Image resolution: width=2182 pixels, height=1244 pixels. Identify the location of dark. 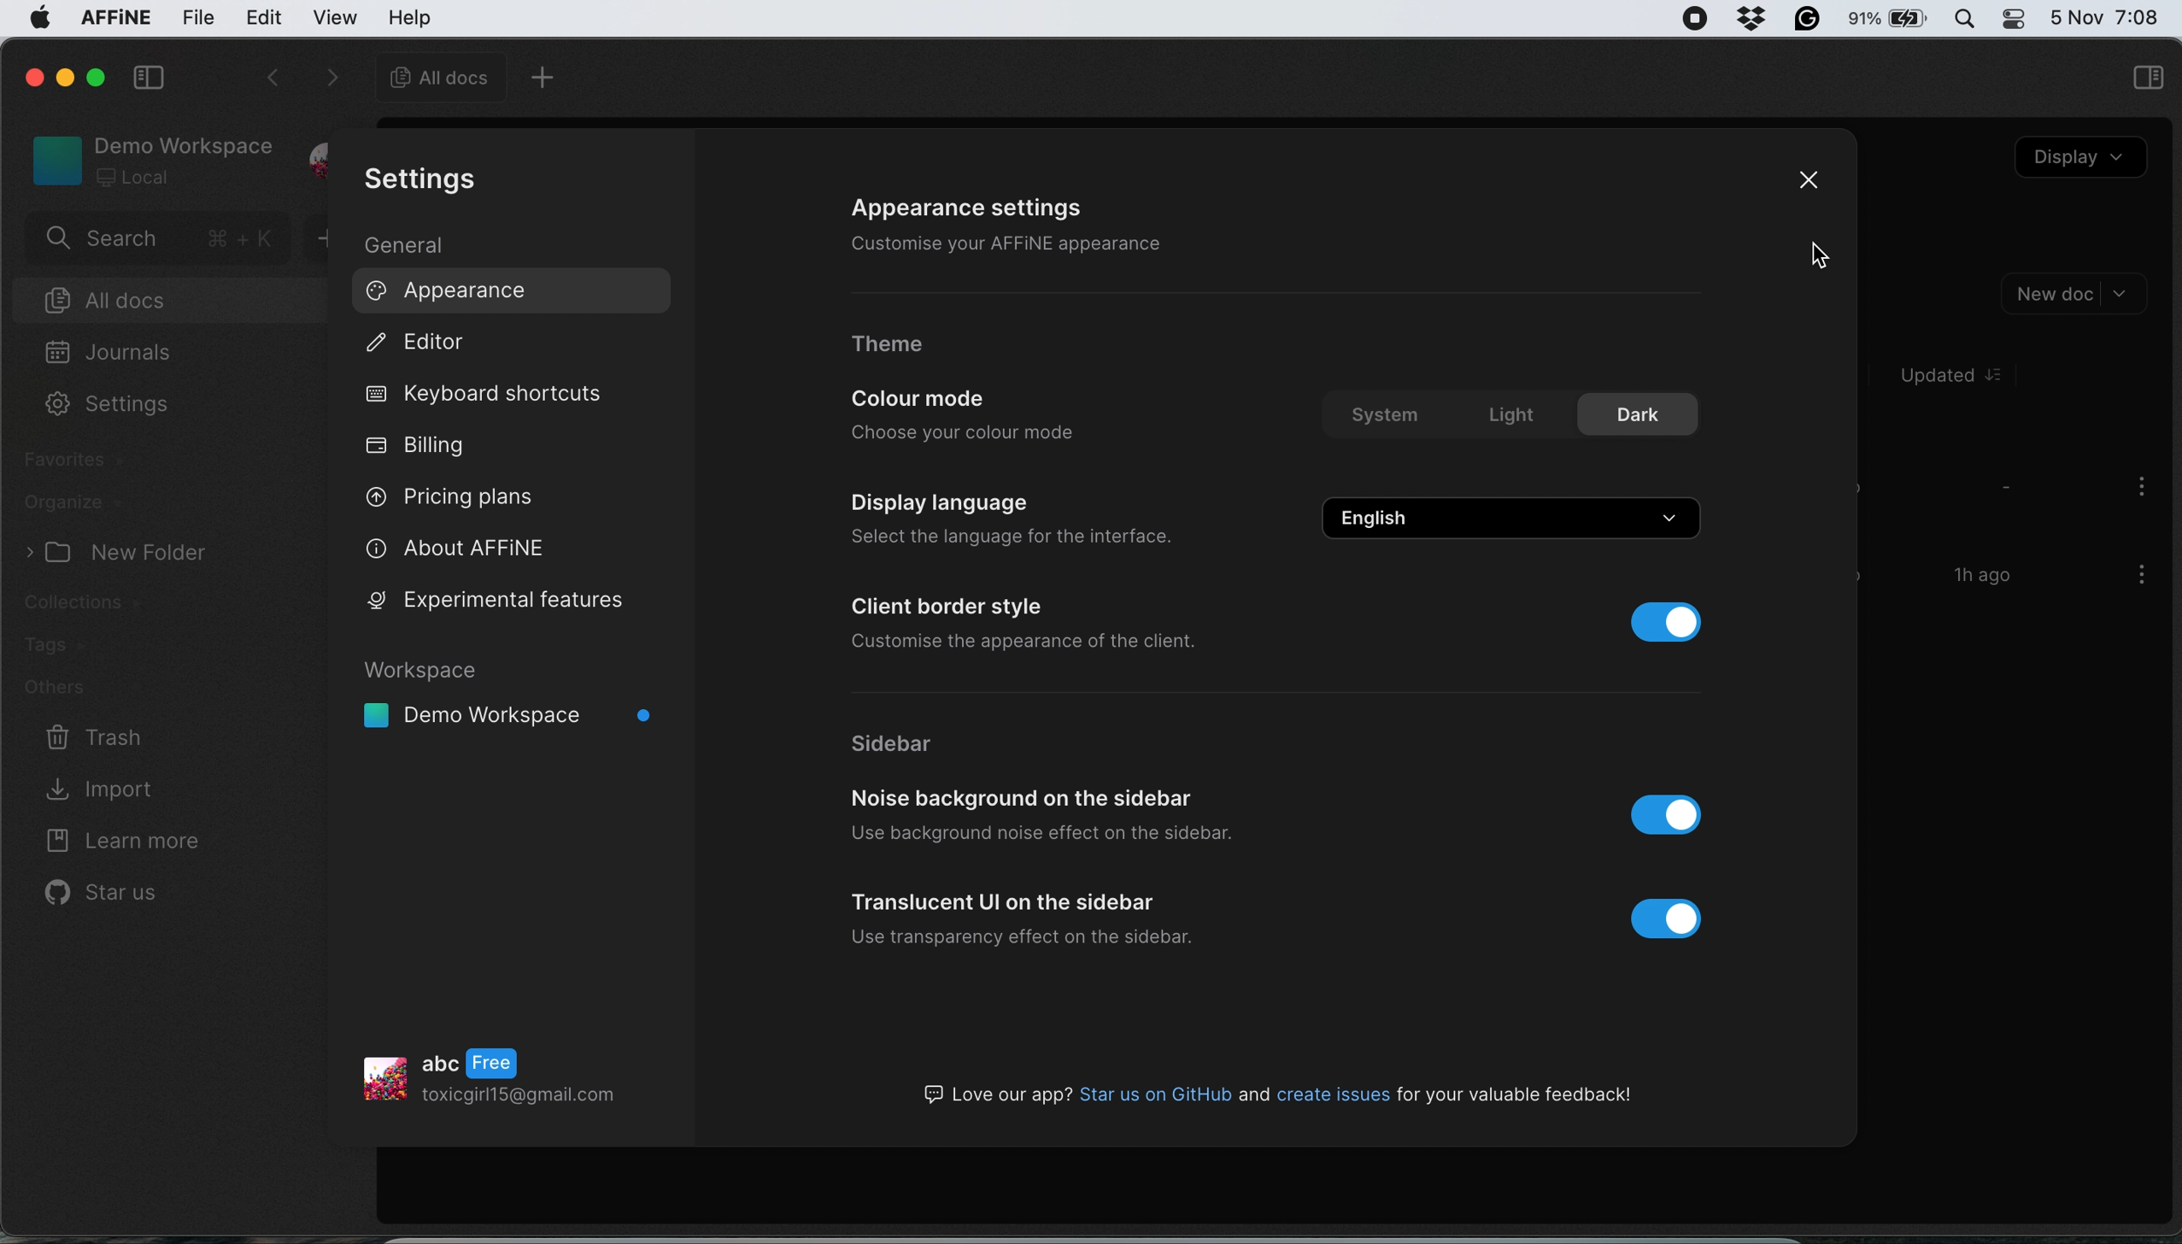
(1639, 413).